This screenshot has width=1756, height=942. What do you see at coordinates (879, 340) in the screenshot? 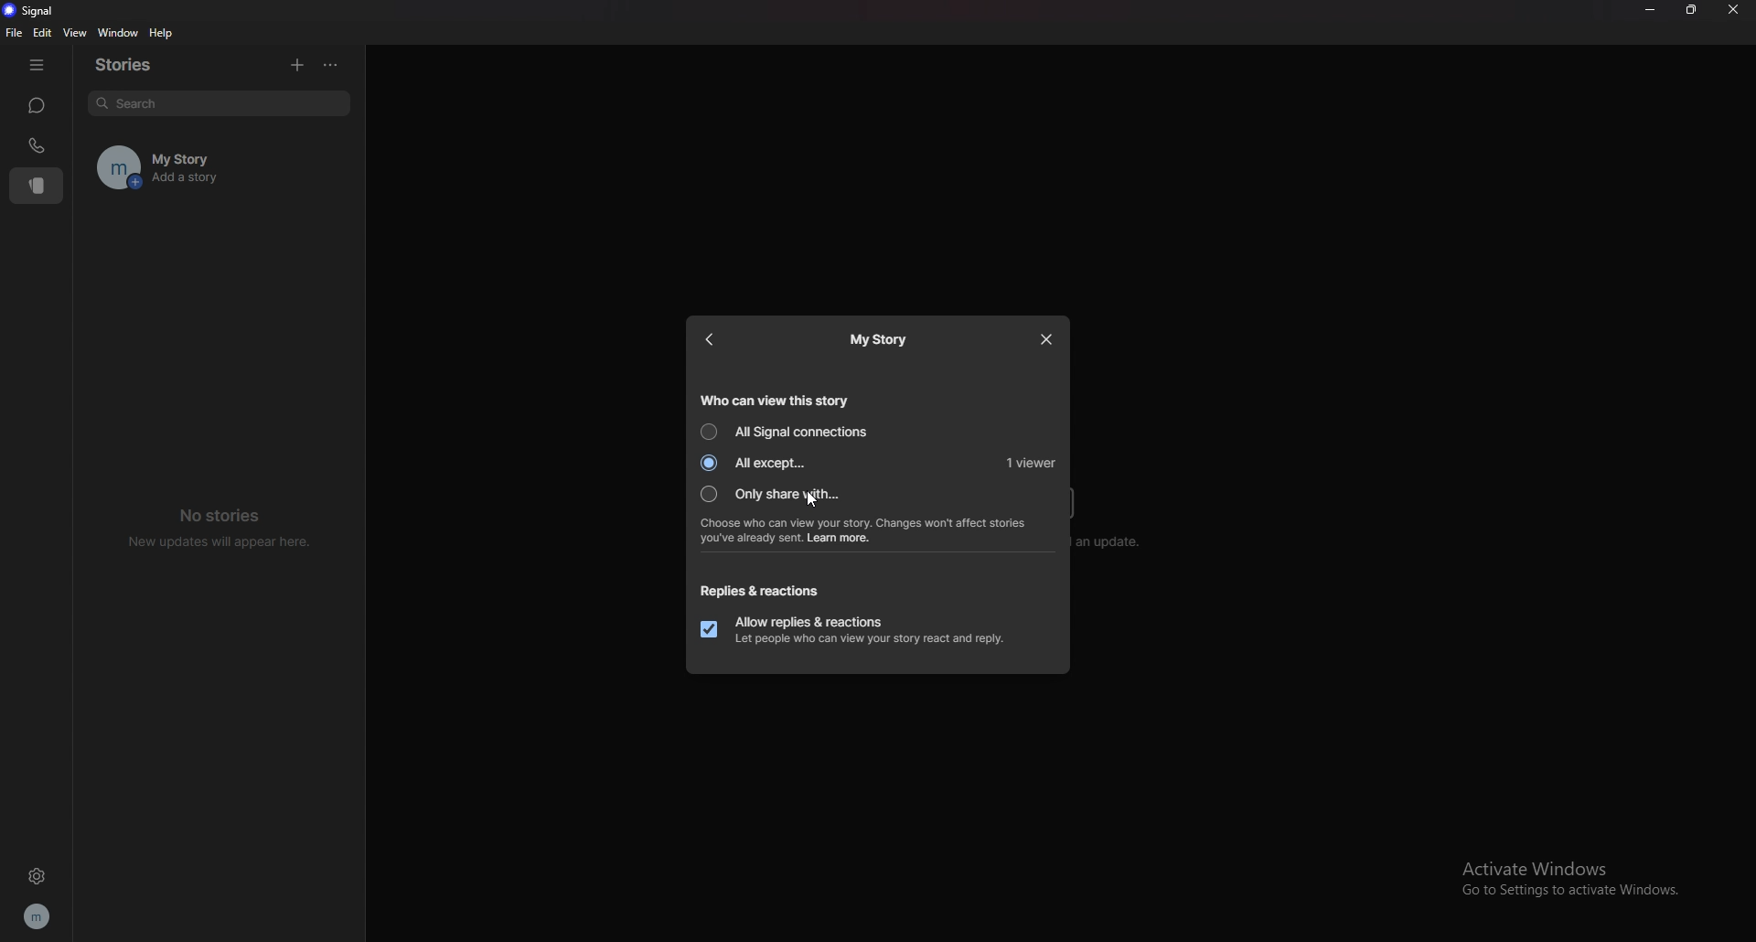
I see `my story` at bounding box center [879, 340].